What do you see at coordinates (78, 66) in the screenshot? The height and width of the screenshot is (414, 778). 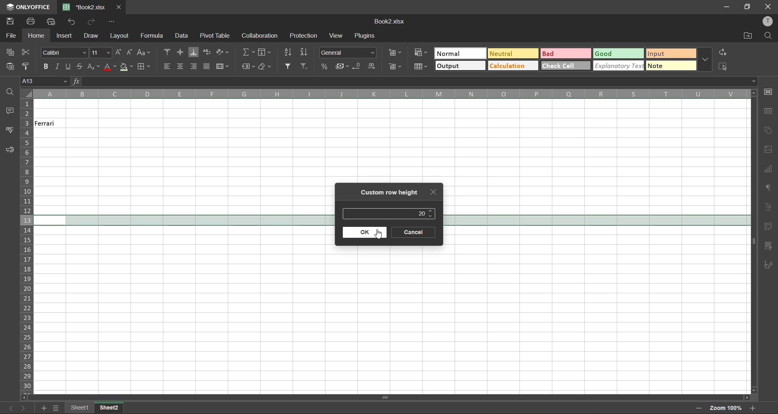 I see `strikethrough` at bounding box center [78, 66].